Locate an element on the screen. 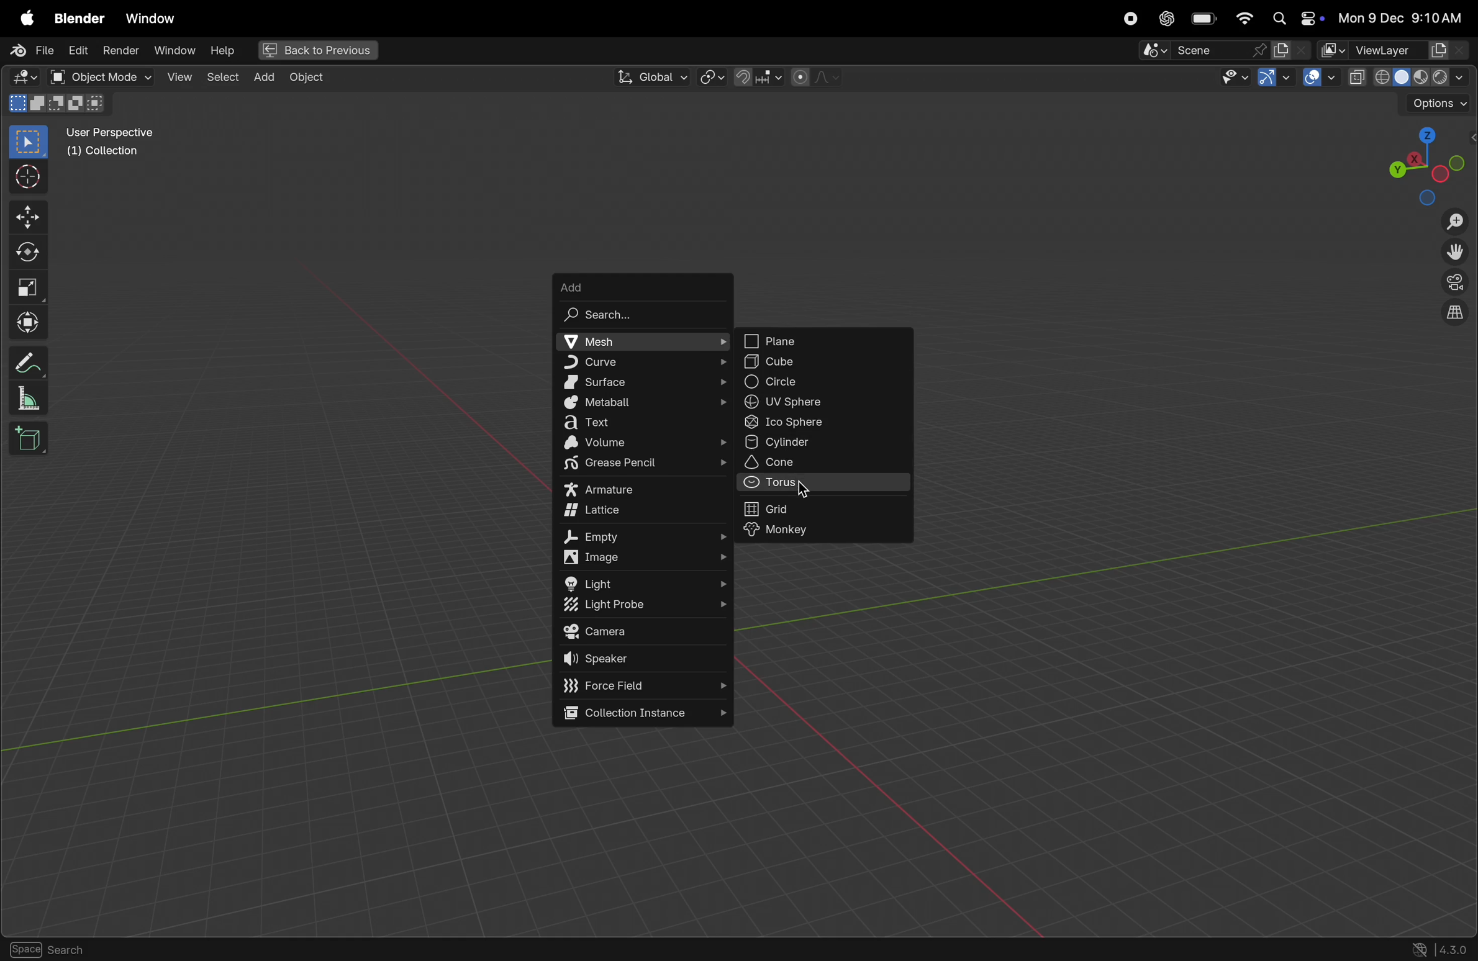 Image resolution: width=1478 pixels, height=961 pixels. cursor is located at coordinates (802, 488).